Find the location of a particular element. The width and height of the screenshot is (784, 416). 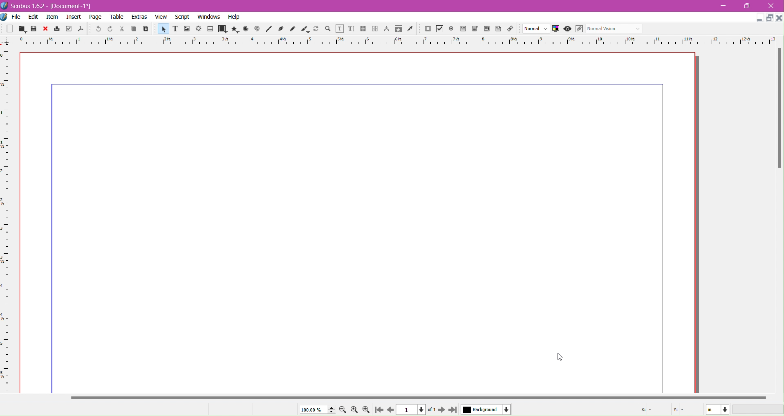

100.00% is located at coordinates (316, 409).